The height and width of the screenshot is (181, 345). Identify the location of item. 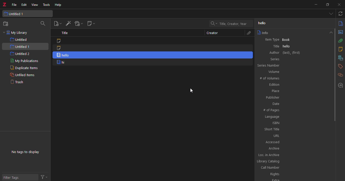
(152, 63).